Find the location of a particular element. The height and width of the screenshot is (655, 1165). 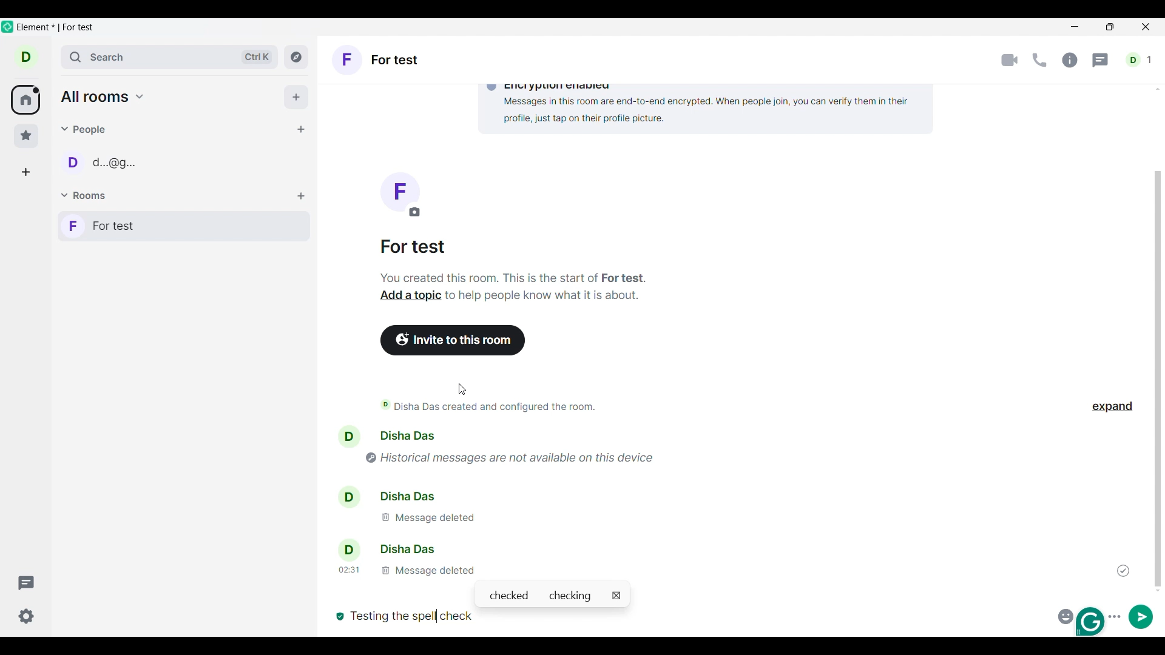

Software and room name is located at coordinates (58, 28).